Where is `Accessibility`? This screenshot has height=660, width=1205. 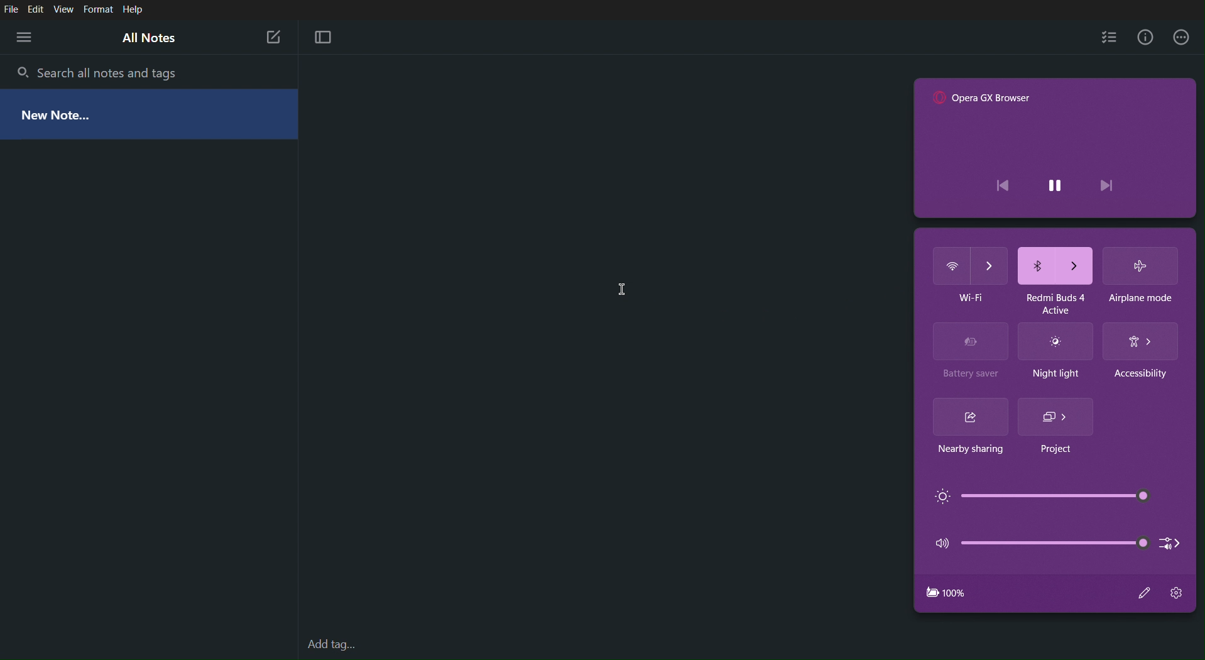
Accessibility is located at coordinates (1142, 341).